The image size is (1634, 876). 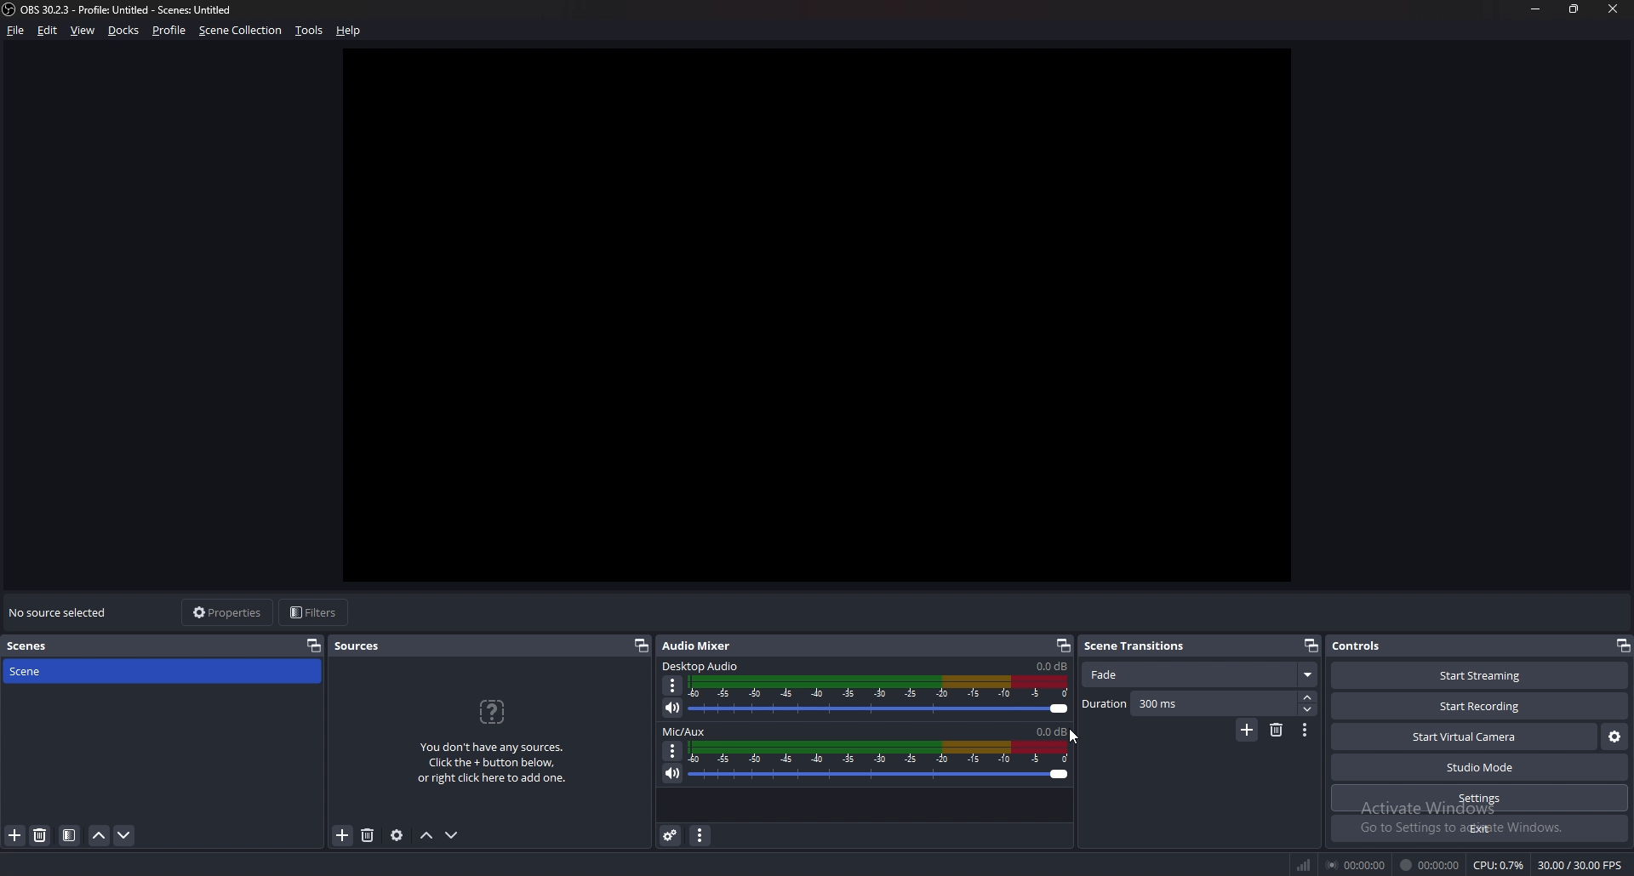 I want to click on duration, so click(x=1106, y=704).